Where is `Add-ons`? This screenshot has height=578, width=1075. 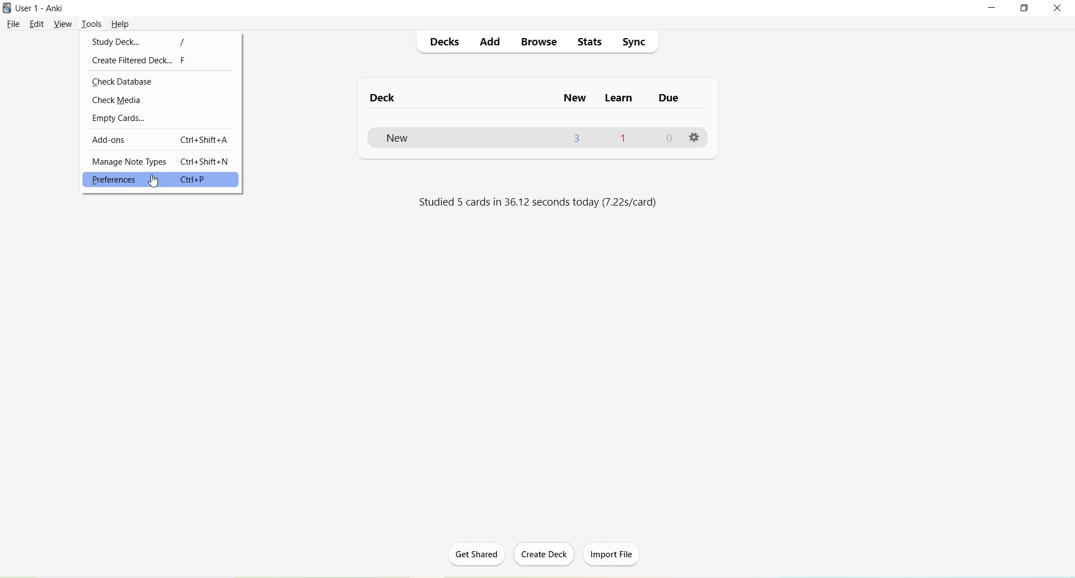 Add-ons is located at coordinates (110, 139).